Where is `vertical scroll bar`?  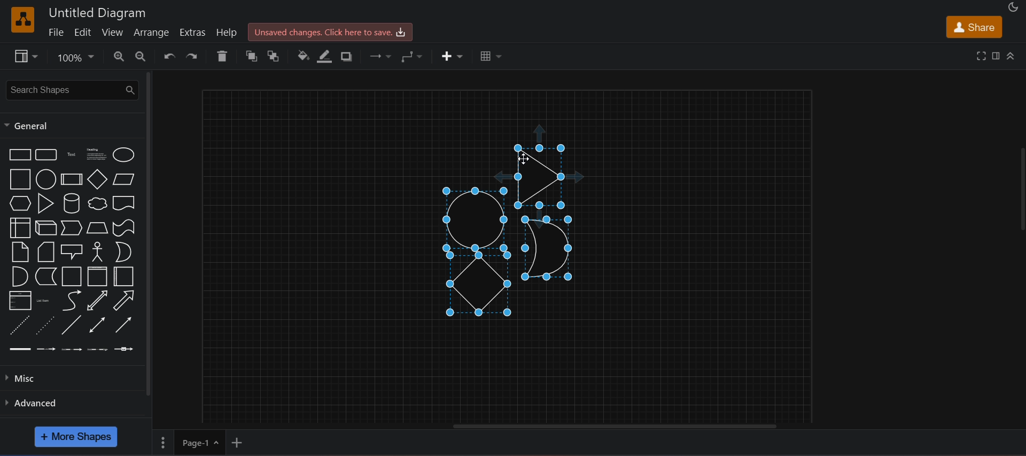
vertical scroll bar is located at coordinates (148, 233).